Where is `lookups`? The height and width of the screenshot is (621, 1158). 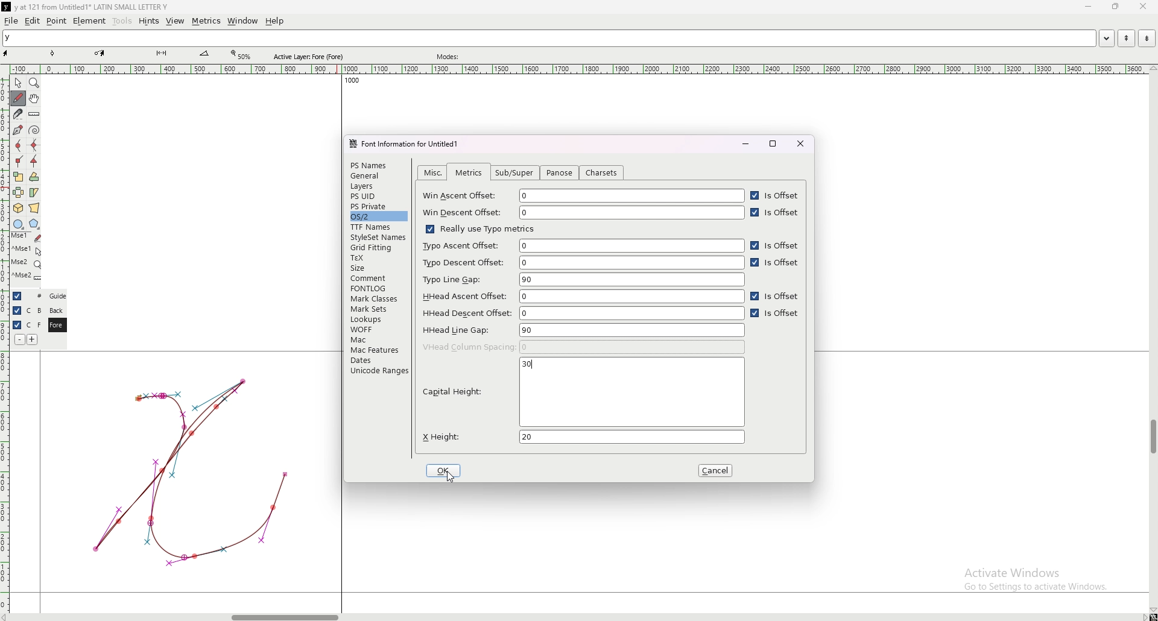
lookups is located at coordinates (376, 320).